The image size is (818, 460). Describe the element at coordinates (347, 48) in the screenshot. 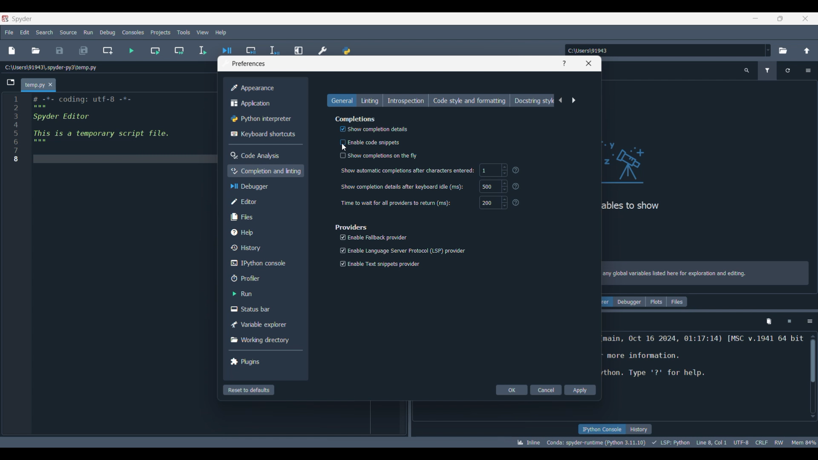

I see `PYTHONPATH manager` at that location.